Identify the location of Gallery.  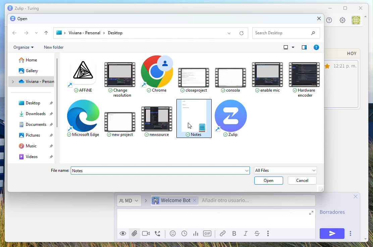
(30, 70).